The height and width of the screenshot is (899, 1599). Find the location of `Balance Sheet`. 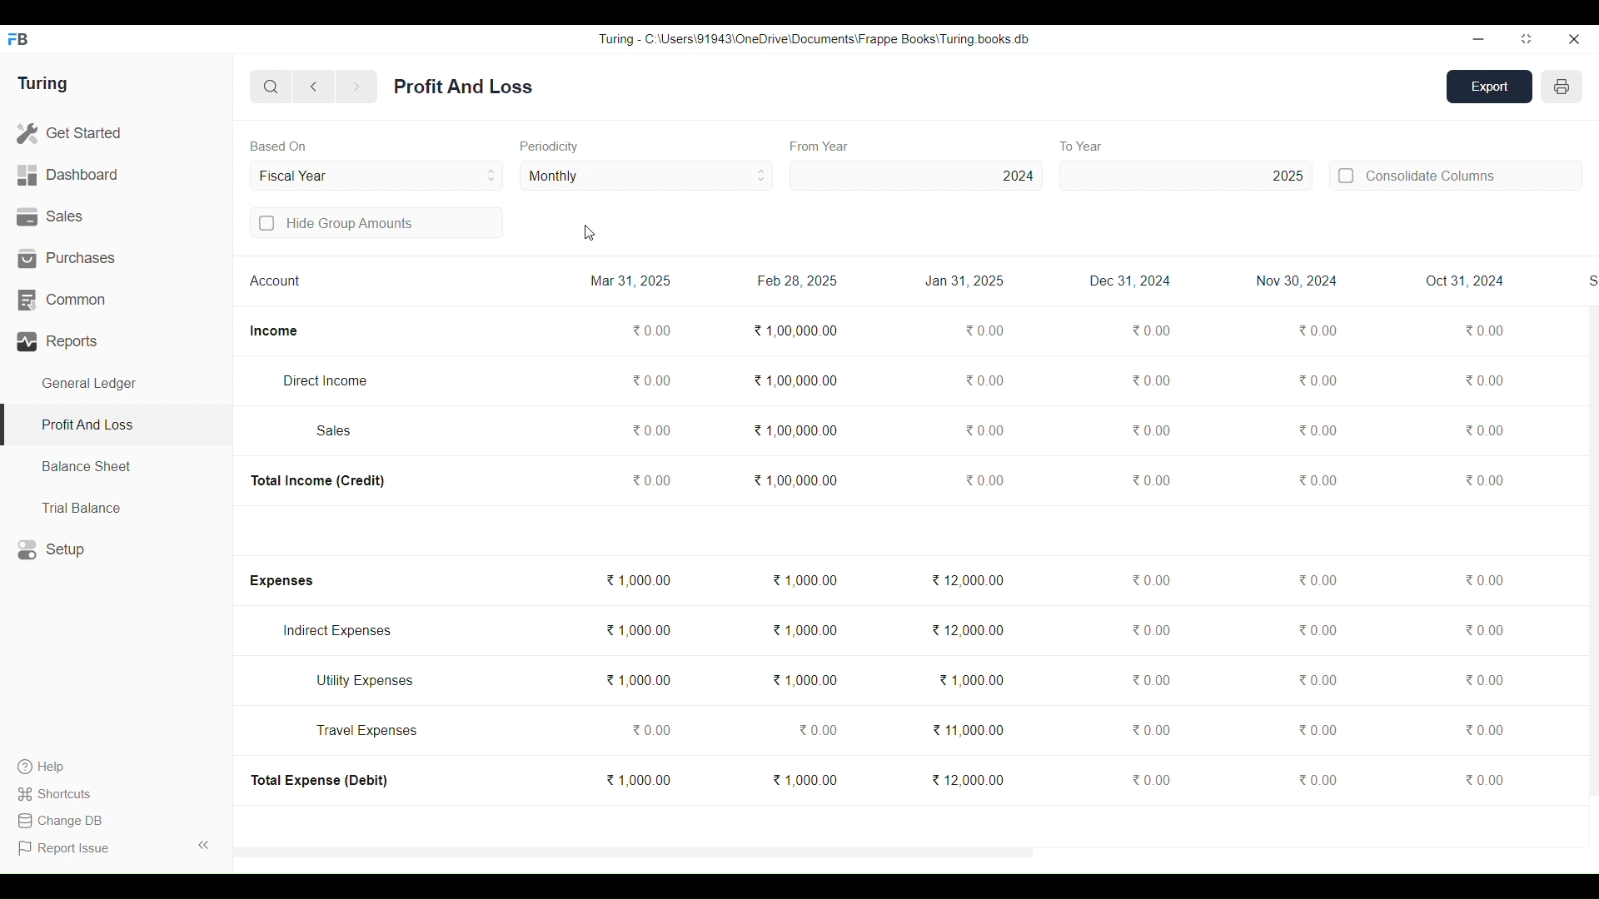

Balance Sheet is located at coordinates (117, 467).